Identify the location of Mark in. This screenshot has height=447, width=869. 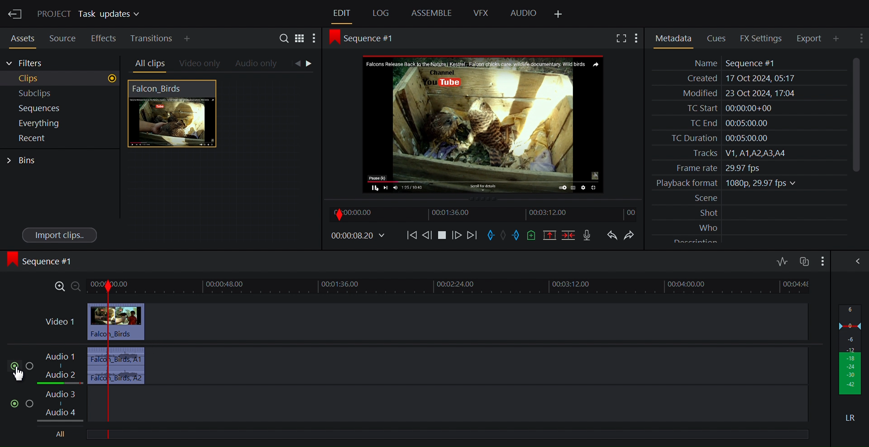
(491, 235).